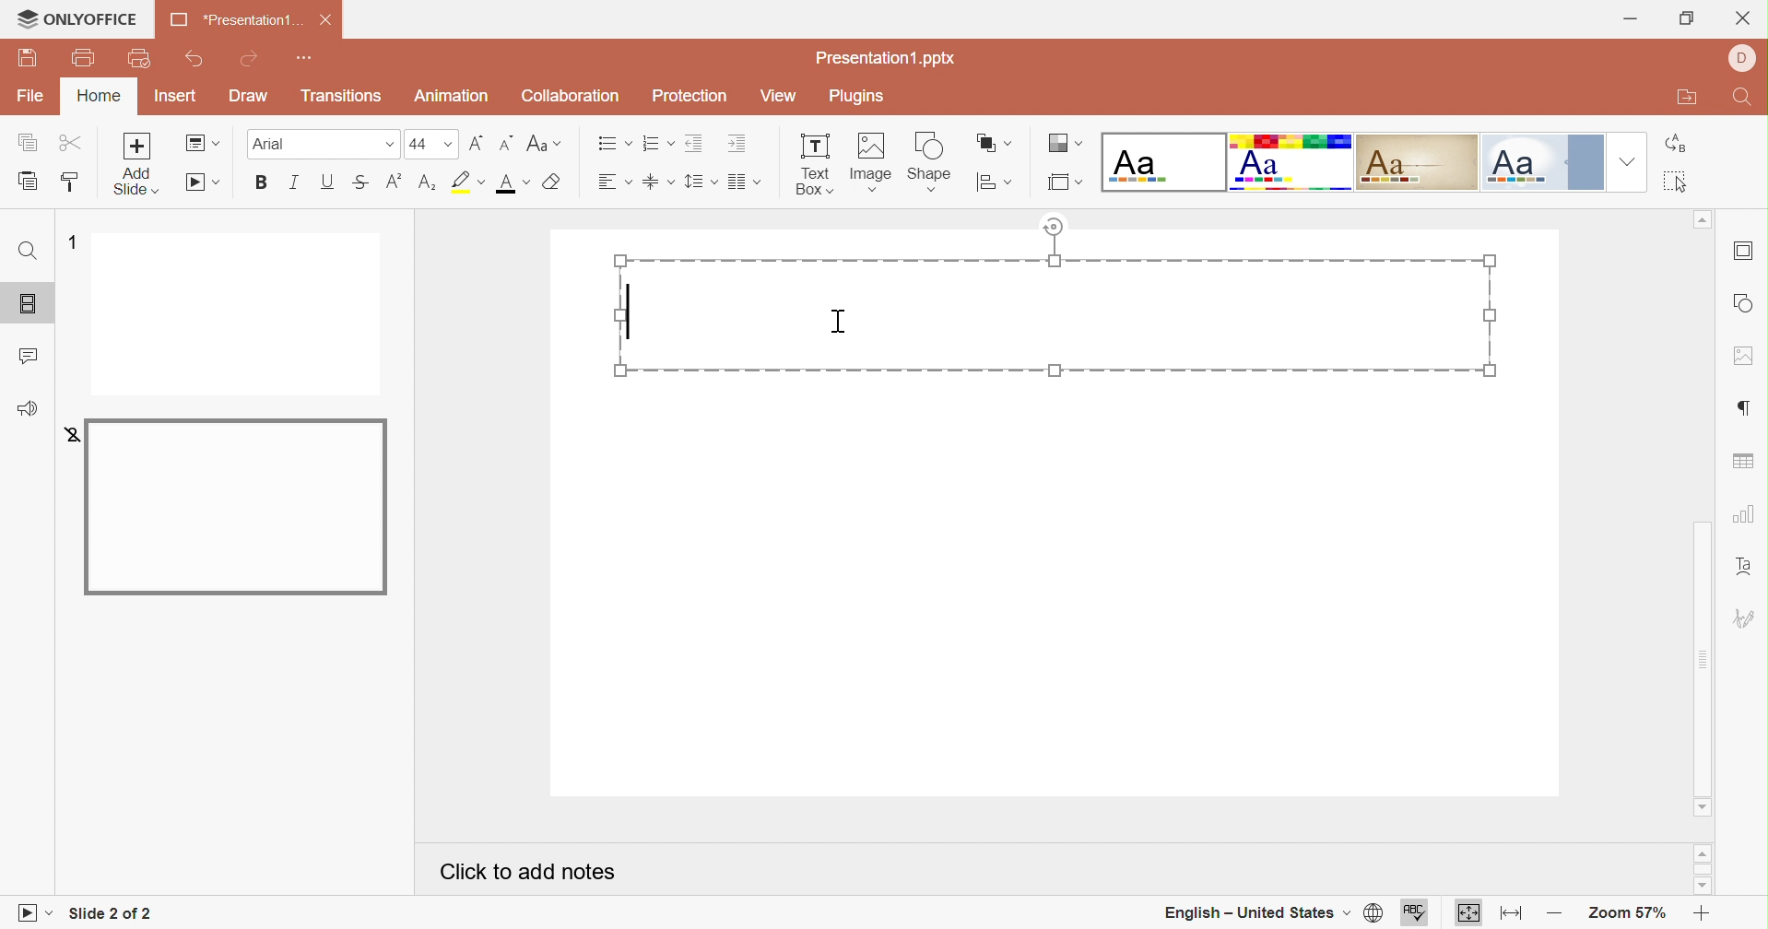 This screenshot has width=1768, height=929. What do you see at coordinates (194, 62) in the screenshot?
I see `Undo` at bounding box center [194, 62].